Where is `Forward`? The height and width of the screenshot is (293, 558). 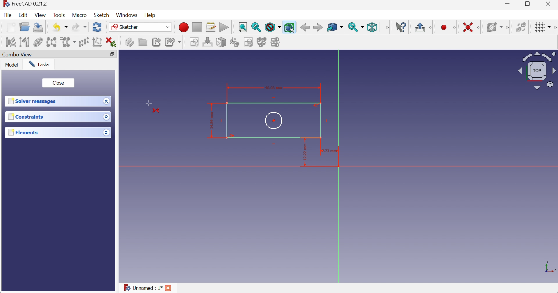 Forward is located at coordinates (318, 28).